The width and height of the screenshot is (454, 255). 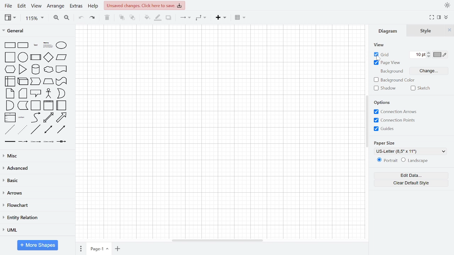 I want to click on clear default style, so click(x=410, y=183).